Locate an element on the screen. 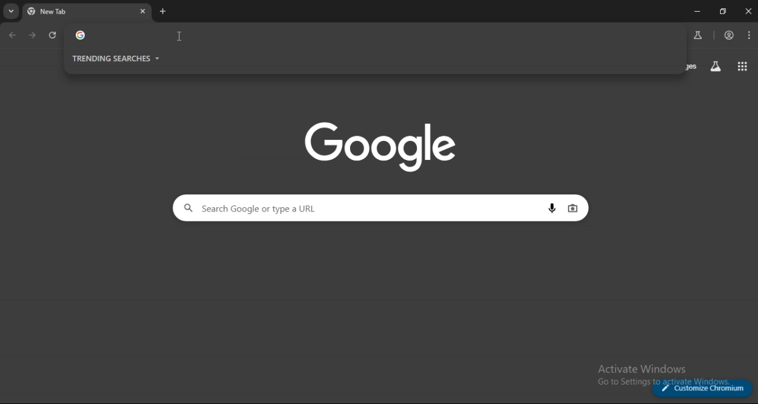 The image size is (758, 404). search labs is located at coordinates (698, 35).